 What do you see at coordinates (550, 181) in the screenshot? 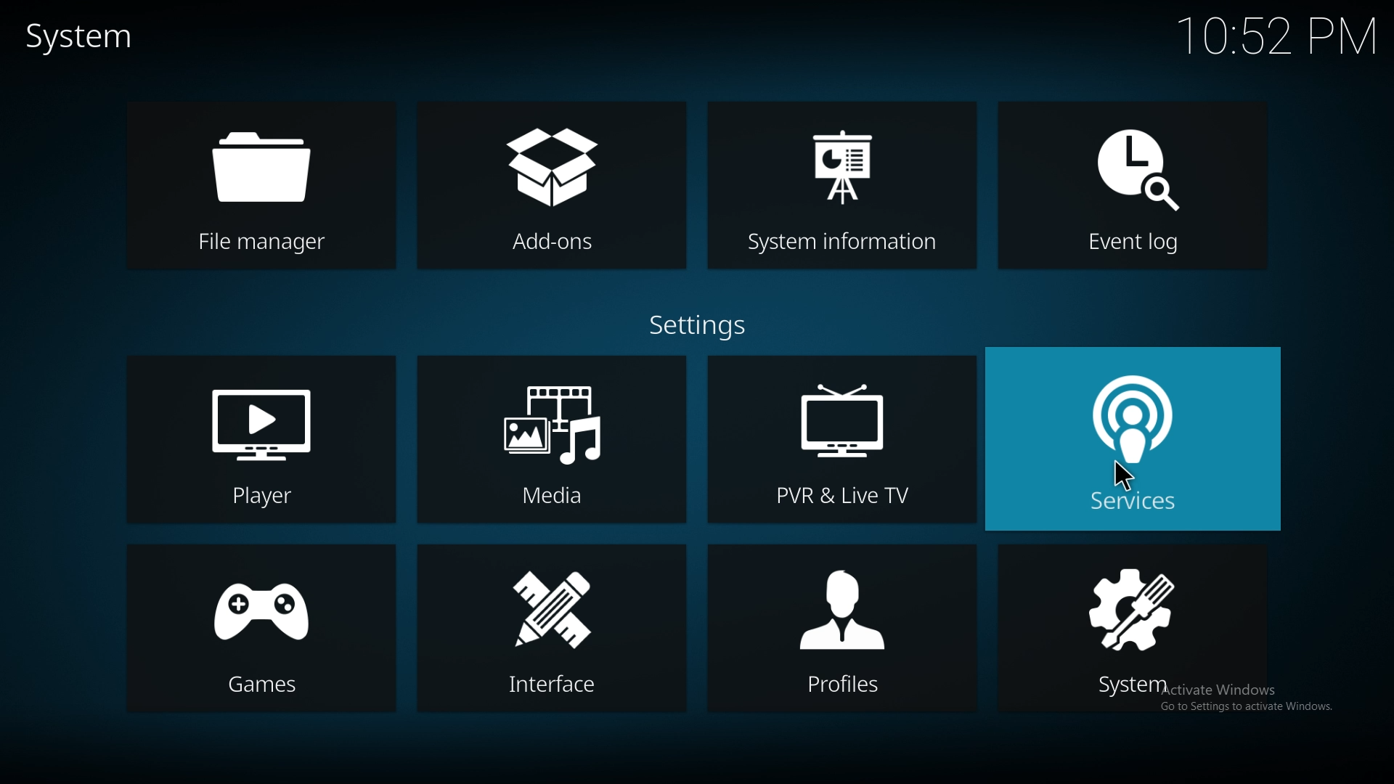
I see `add ons` at bounding box center [550, 181].